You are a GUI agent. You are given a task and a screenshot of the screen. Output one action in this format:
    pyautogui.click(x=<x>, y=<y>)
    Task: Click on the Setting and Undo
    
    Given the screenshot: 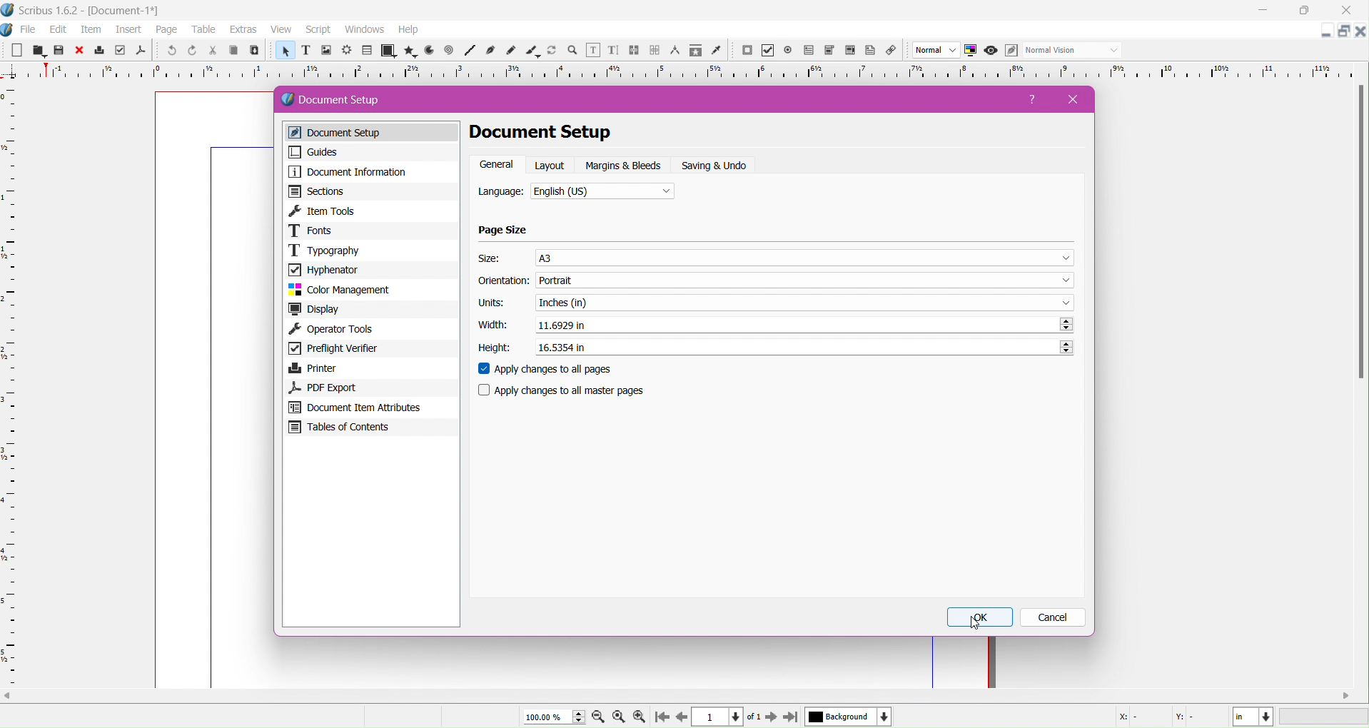 What is the action you would take?
    pyautogui.click(x=719, y=166)
    